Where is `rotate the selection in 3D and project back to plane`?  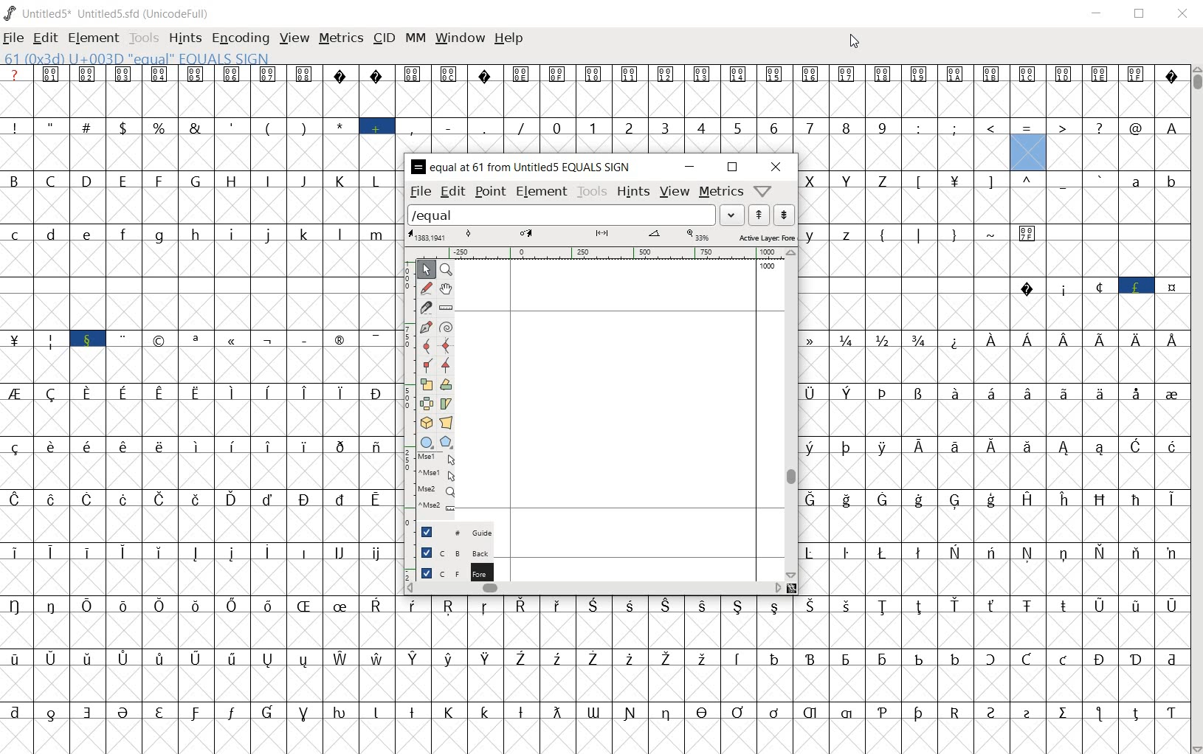
rotate the selection in 3D and project back to plane is located at coordinates (426, 422).